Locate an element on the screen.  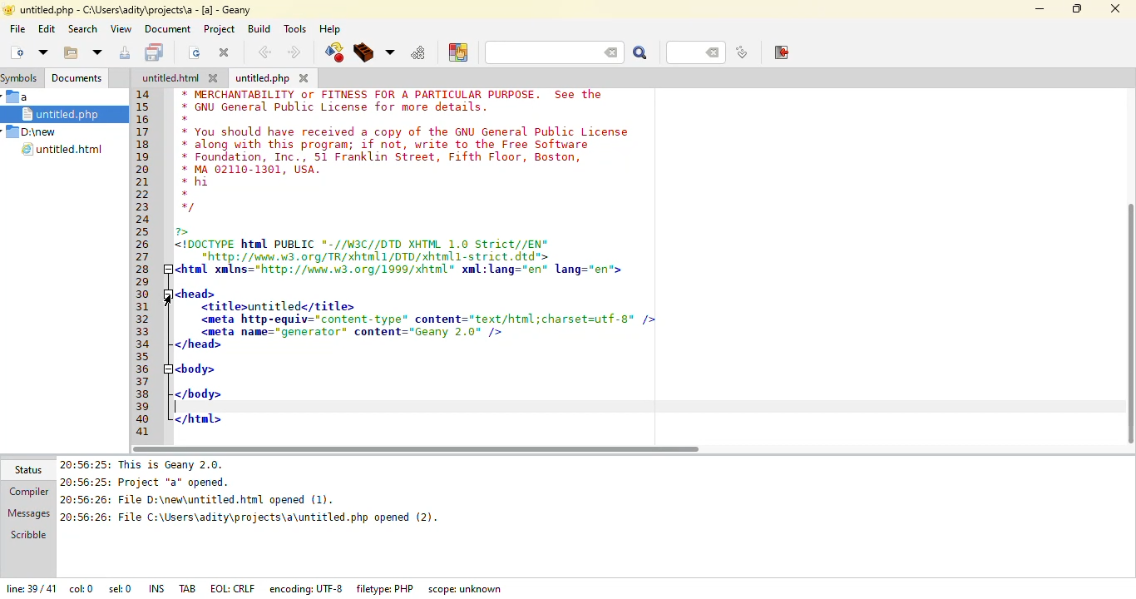
close is located at coordinates (304, 78).